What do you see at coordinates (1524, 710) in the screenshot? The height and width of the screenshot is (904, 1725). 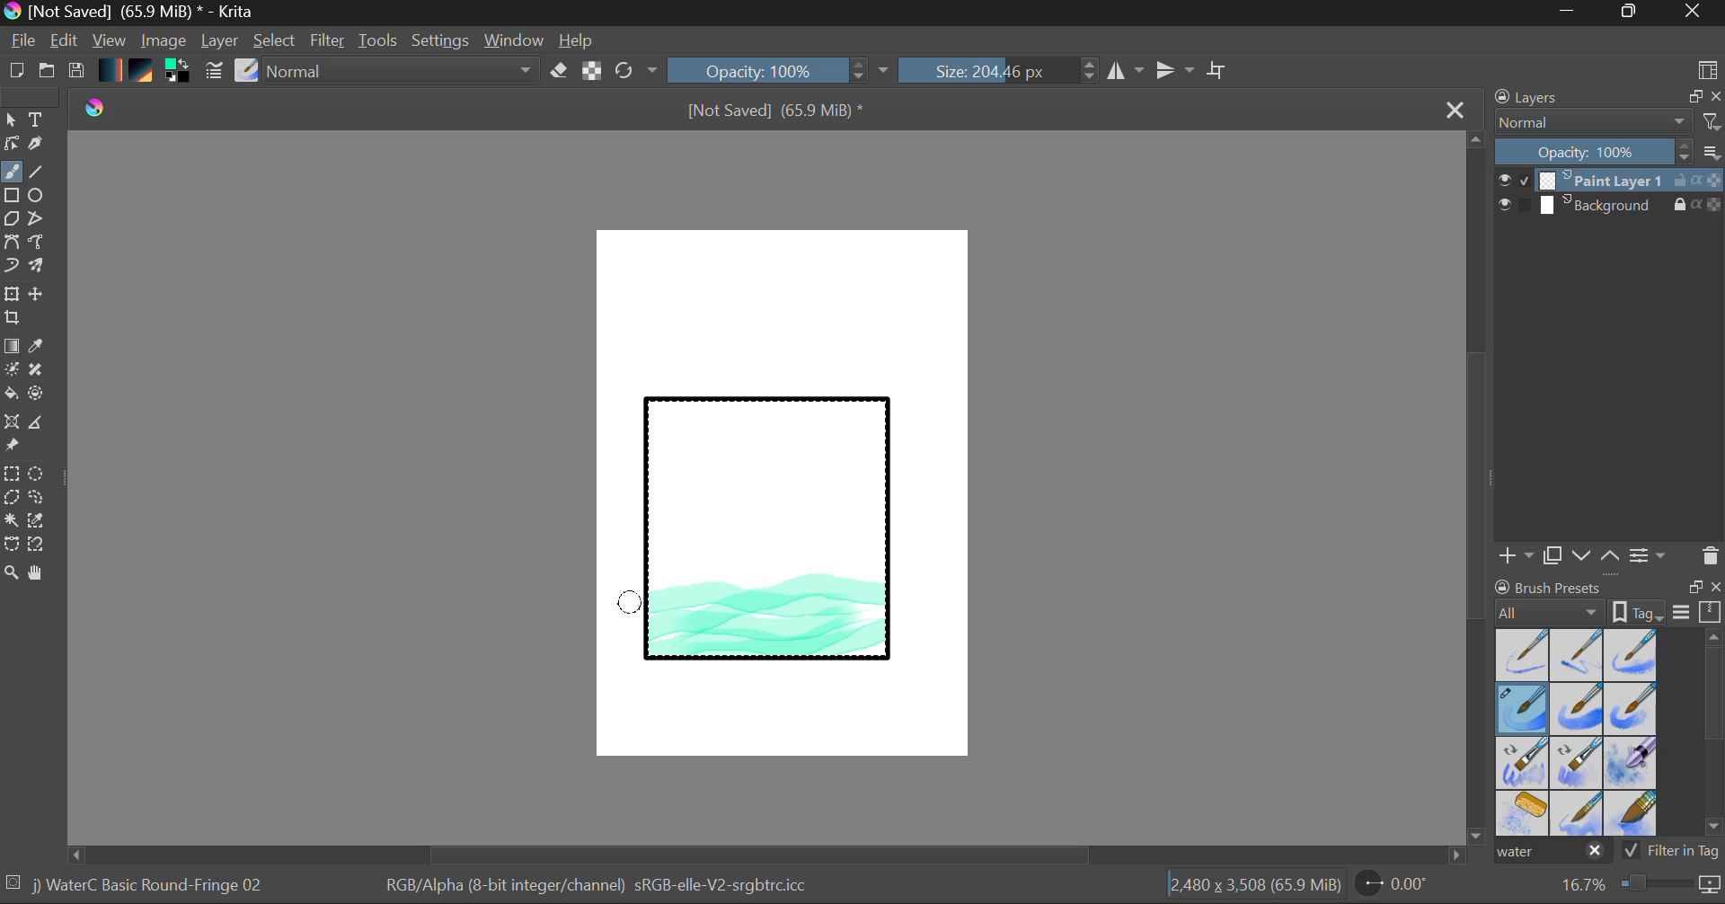 I see `Brush Selected` at bounding box center [1524, 710].